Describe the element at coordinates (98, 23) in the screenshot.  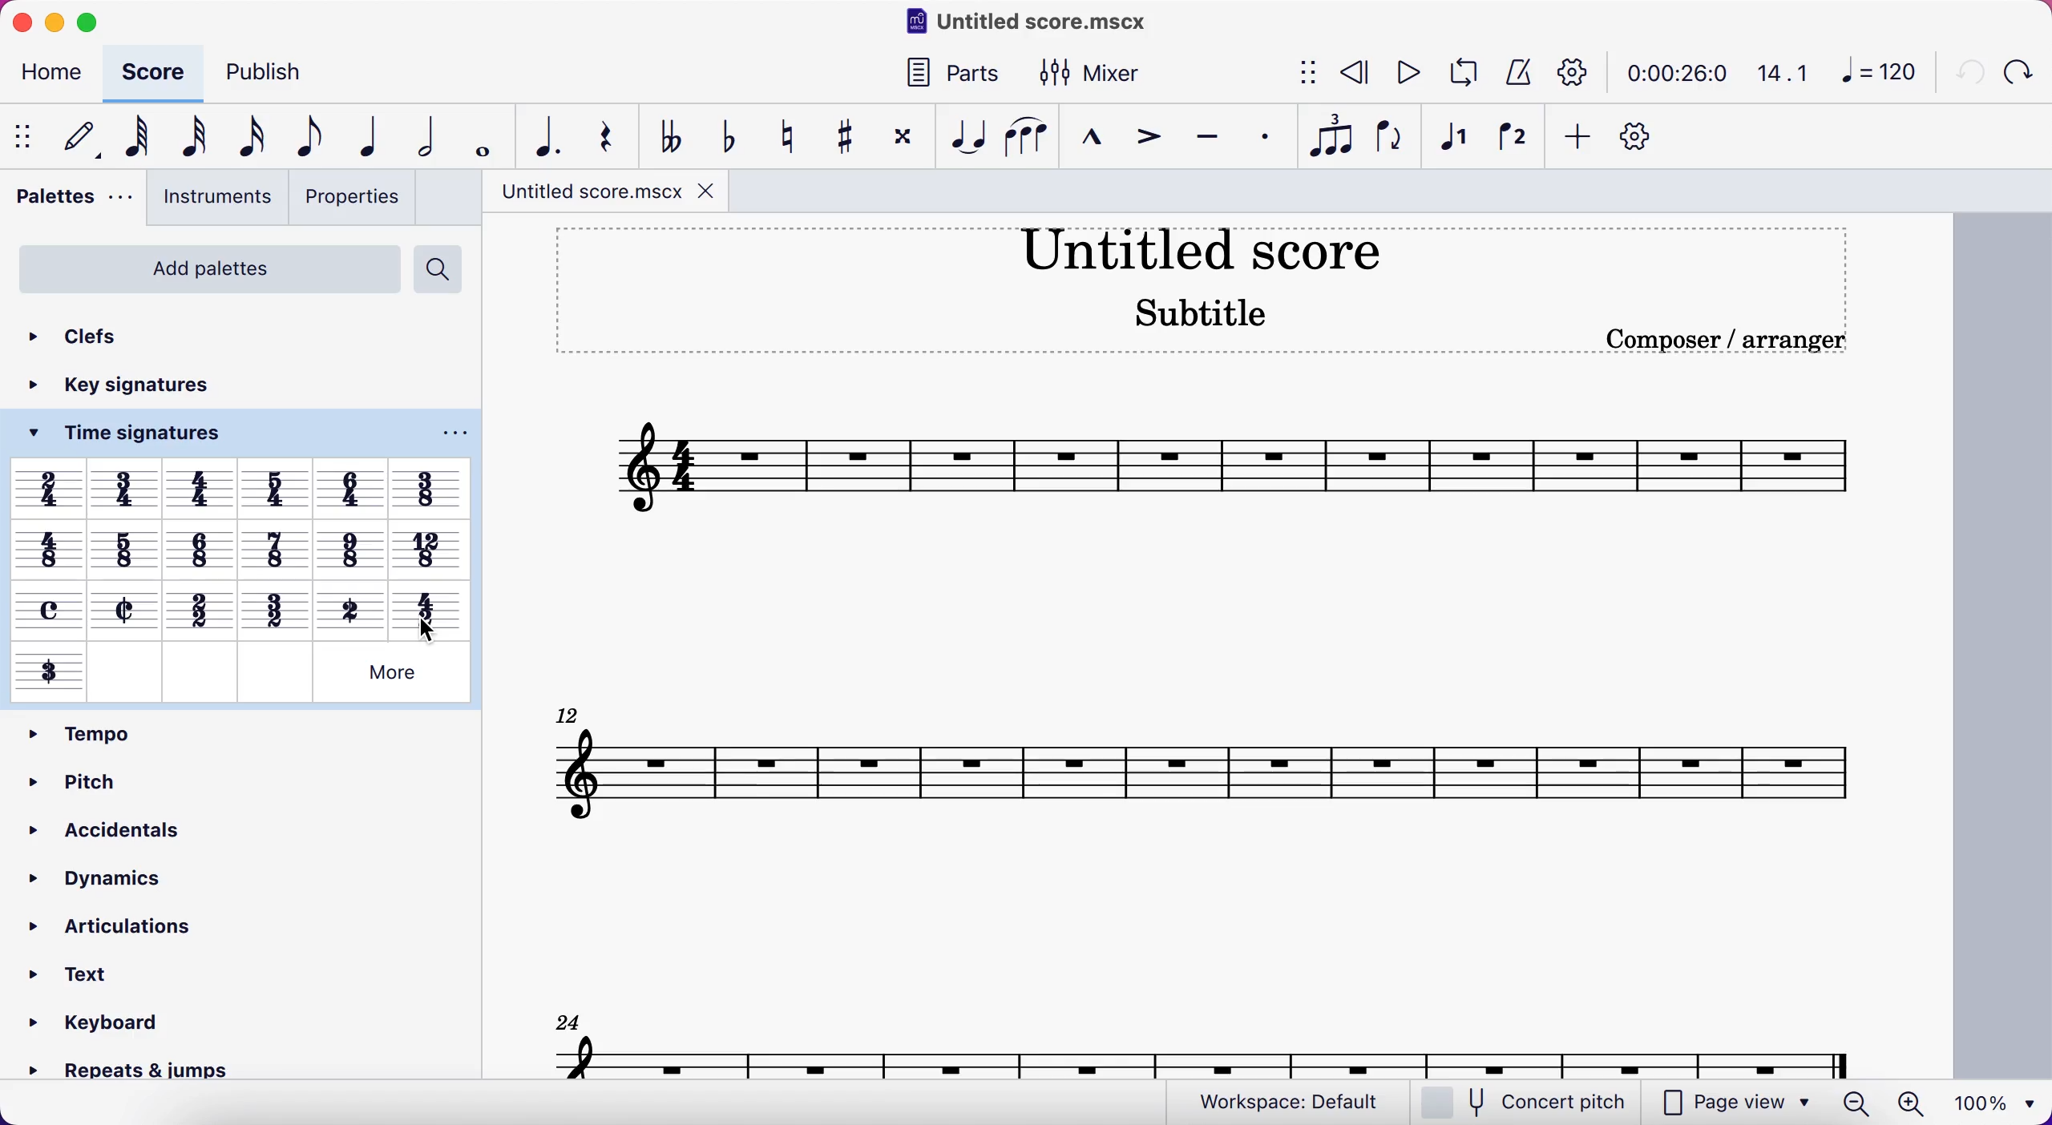
I see `maimize` at that location.